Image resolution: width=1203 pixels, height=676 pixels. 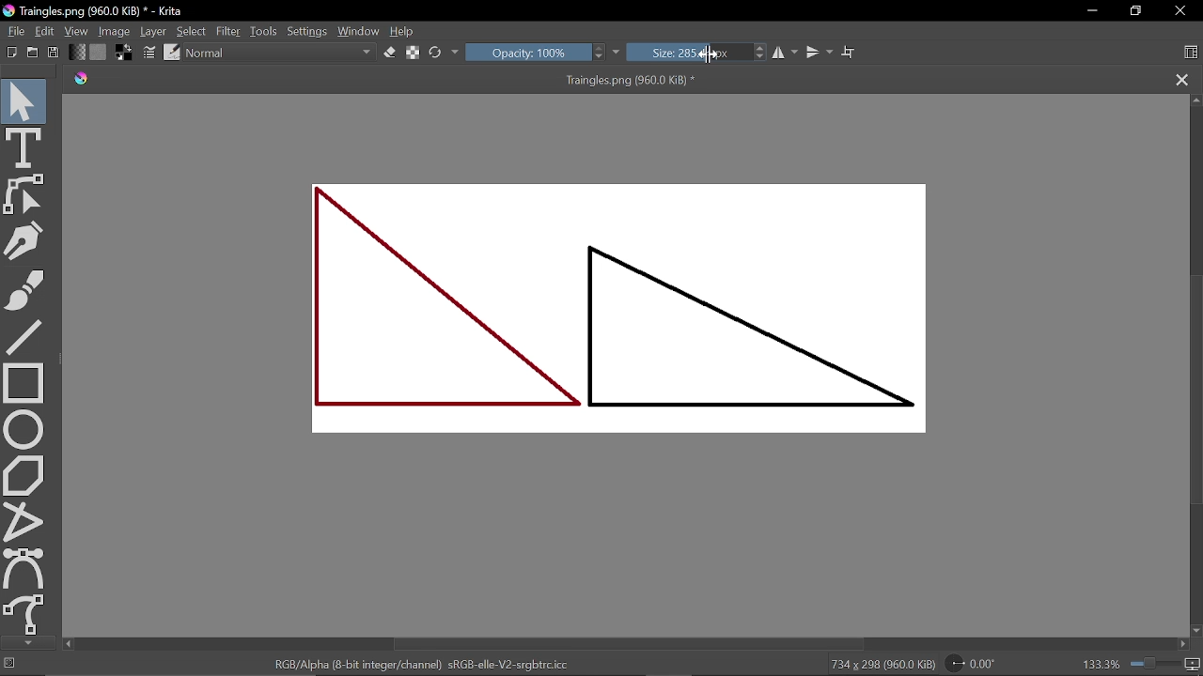 What do you see at coordinates (389, 53) in the screenshot?
I see `Set eraser mode` at bounding box center [389, 53].